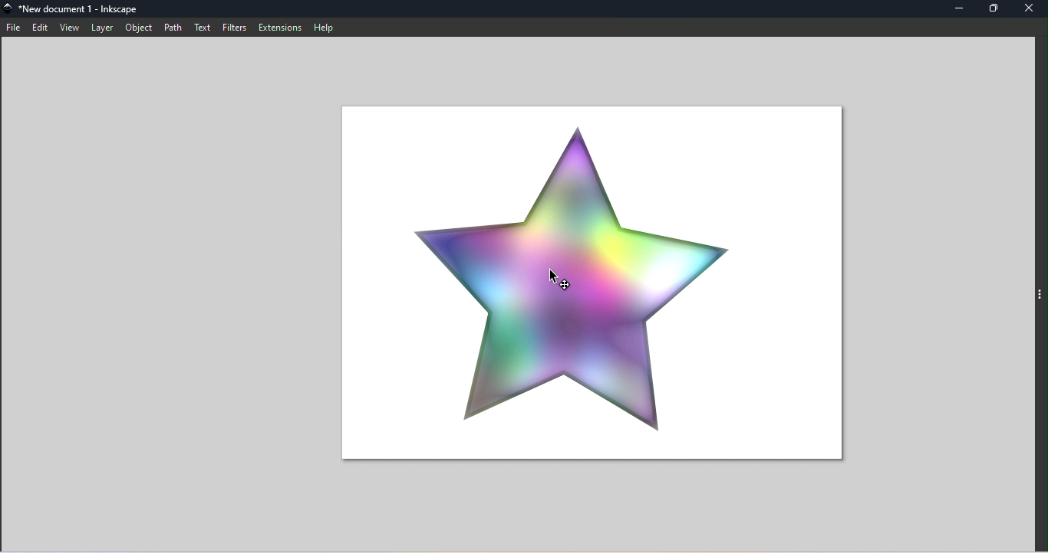 The image size is (1048, 553). Describe the element at coordinates (200, 28) in the screenshot. I see `Text` at that location.